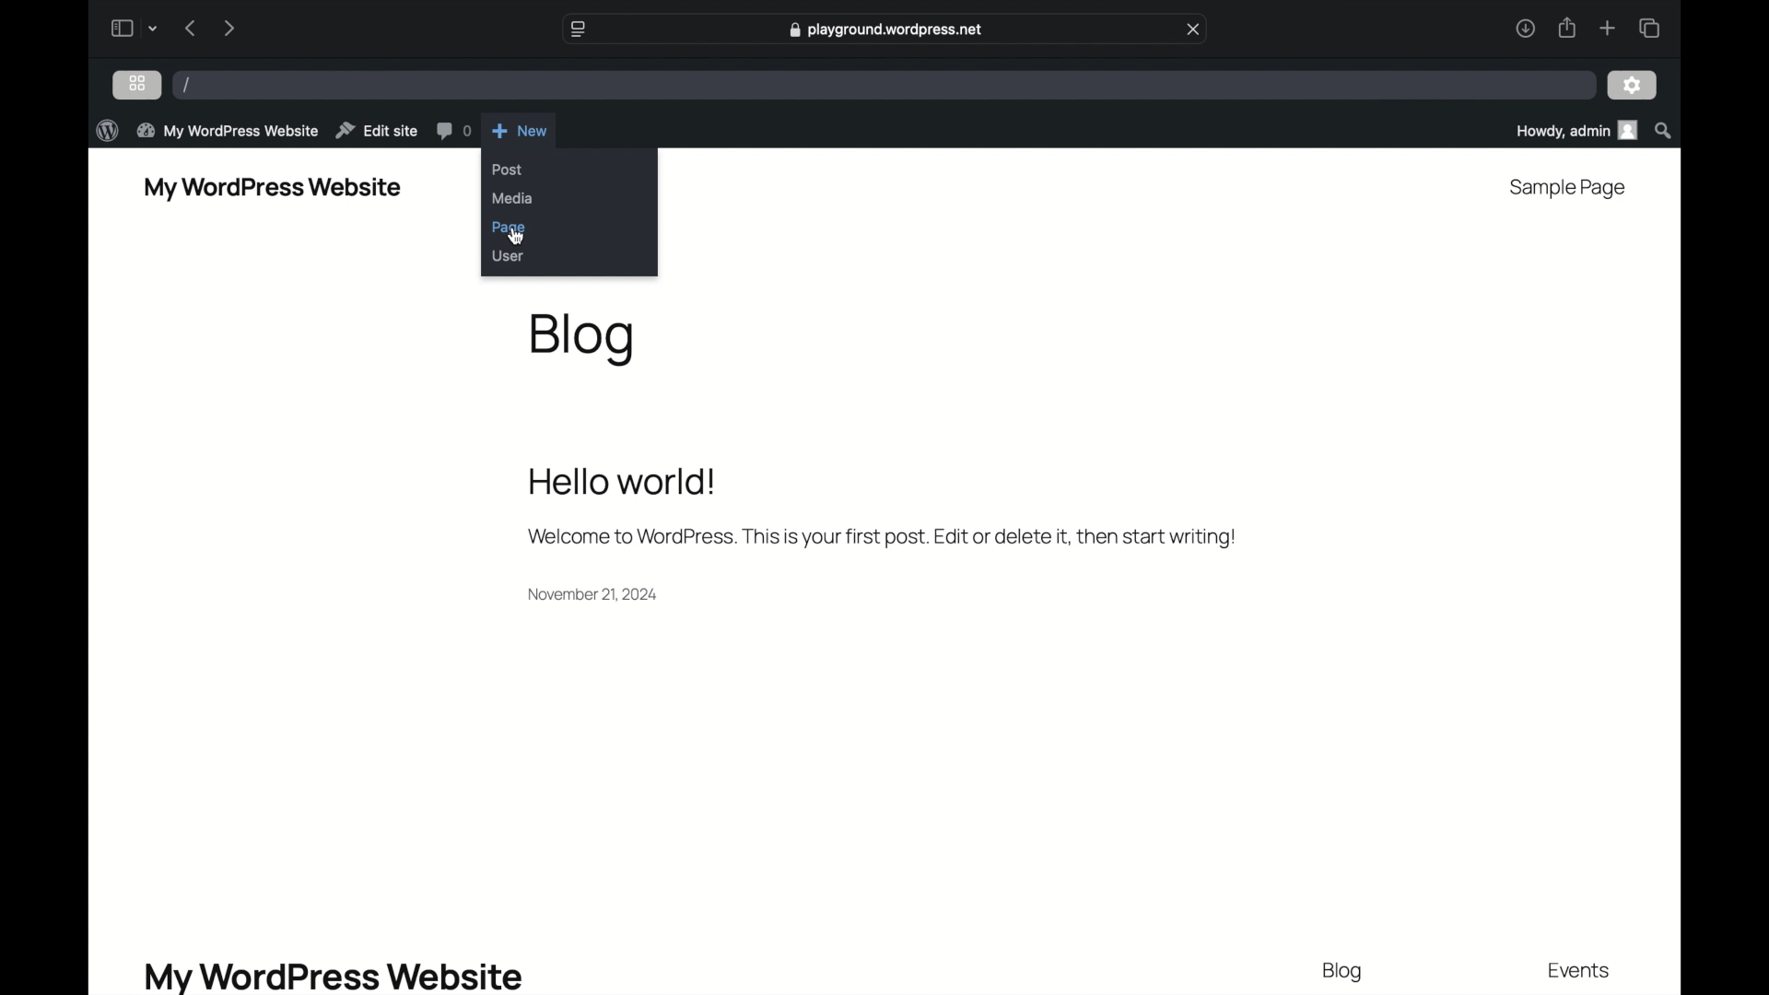 Image resolution: width=1769 pixels, height=995 pixels. Describe the element at coordinates (518, 239) in the screenshot. I see `cursor` at that location.